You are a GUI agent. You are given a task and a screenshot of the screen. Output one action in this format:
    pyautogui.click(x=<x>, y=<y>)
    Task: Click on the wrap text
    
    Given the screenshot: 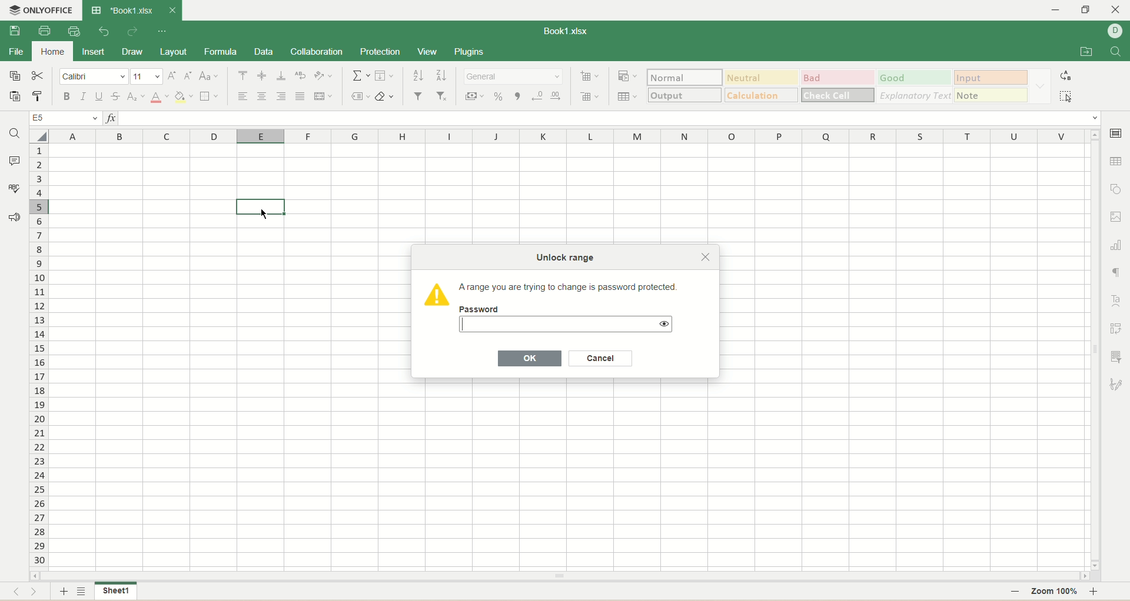 What is the action you would take?
    pyautogui.click(x=300, y=75)
    